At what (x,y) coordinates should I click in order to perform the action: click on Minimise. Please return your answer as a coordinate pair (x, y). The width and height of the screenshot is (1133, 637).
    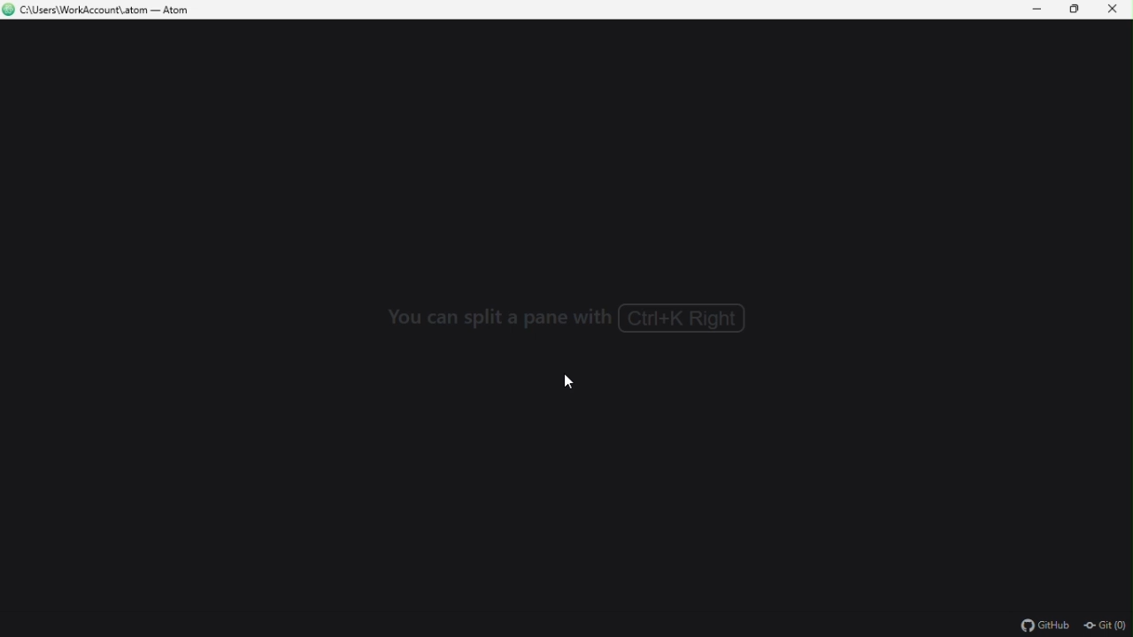
    Looking at the image, I should click on (1038, 10).